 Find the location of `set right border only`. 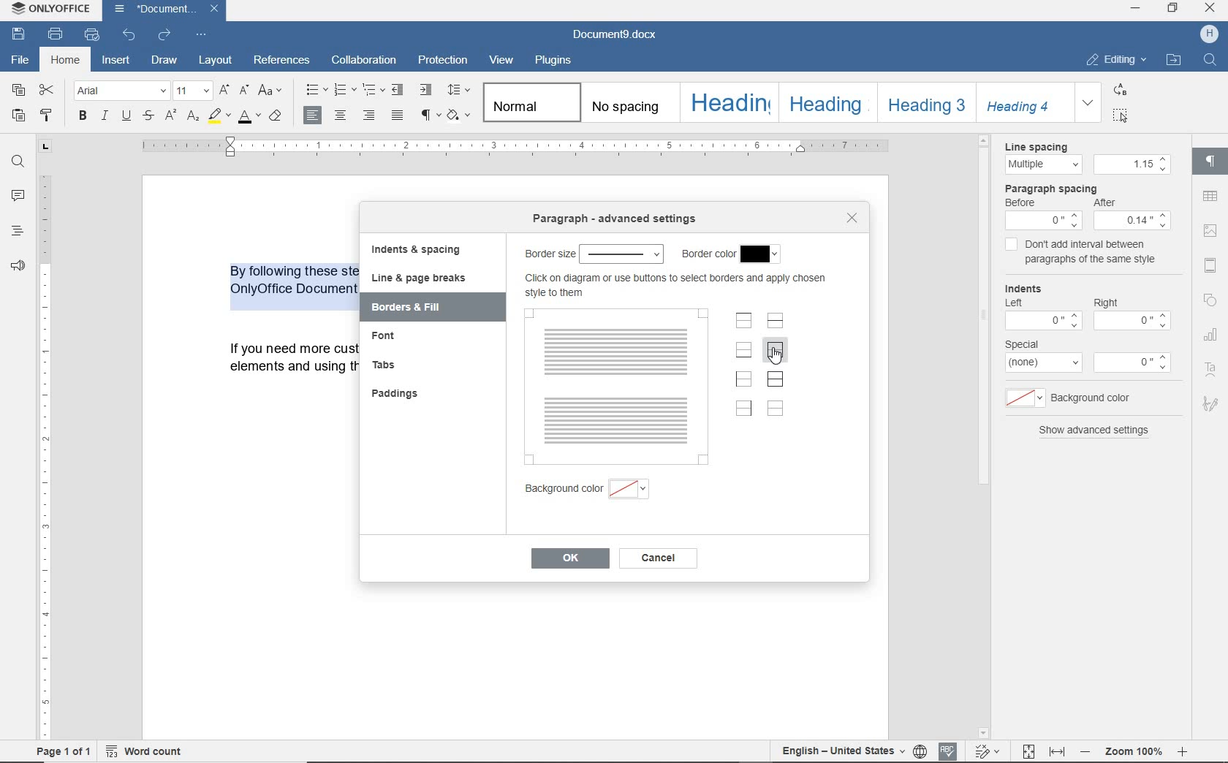

set right border only is located at coordinates (743, 409).